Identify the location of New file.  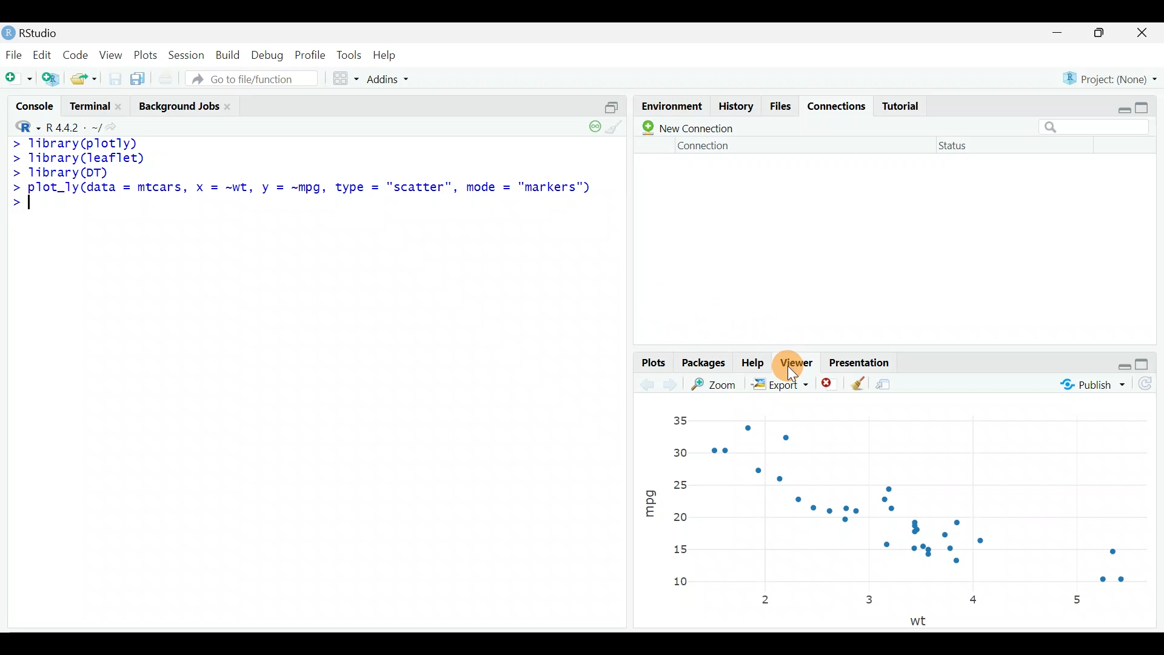
(19, 78).